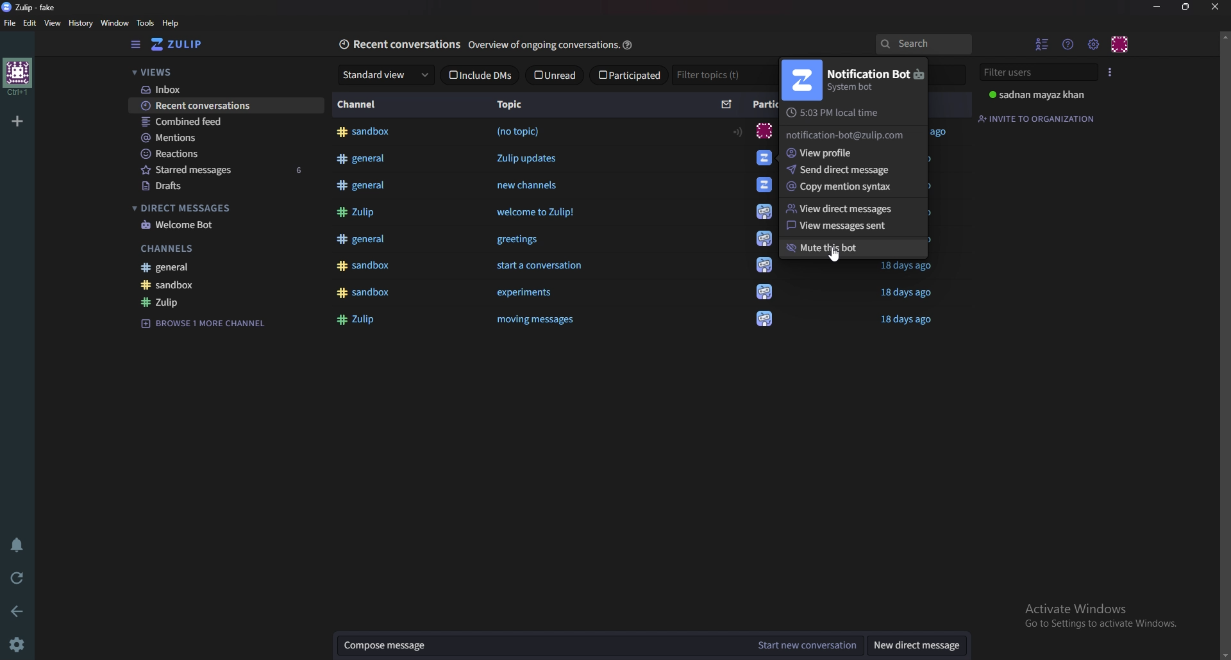 This screenshot has height=660, width=1231. What do you see at coordinates (206, 267) in the screenshot?
I see `General` at bounding box center [206, 267].